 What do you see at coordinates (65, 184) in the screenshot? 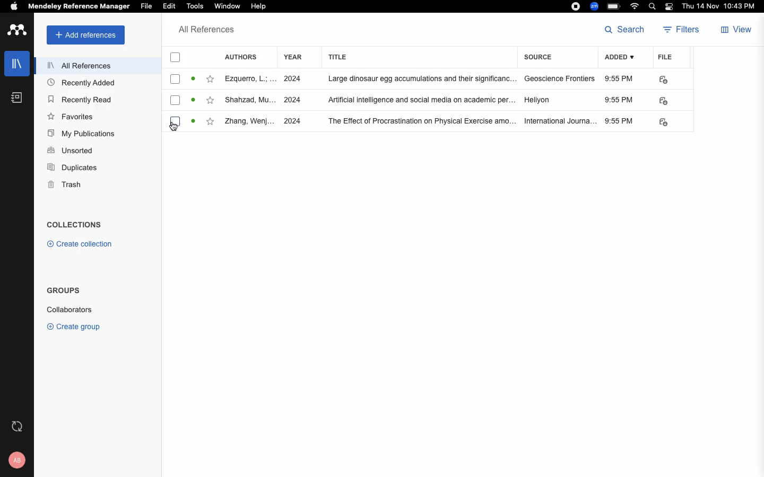
I see `Trash` at bounding box center [65, 184].